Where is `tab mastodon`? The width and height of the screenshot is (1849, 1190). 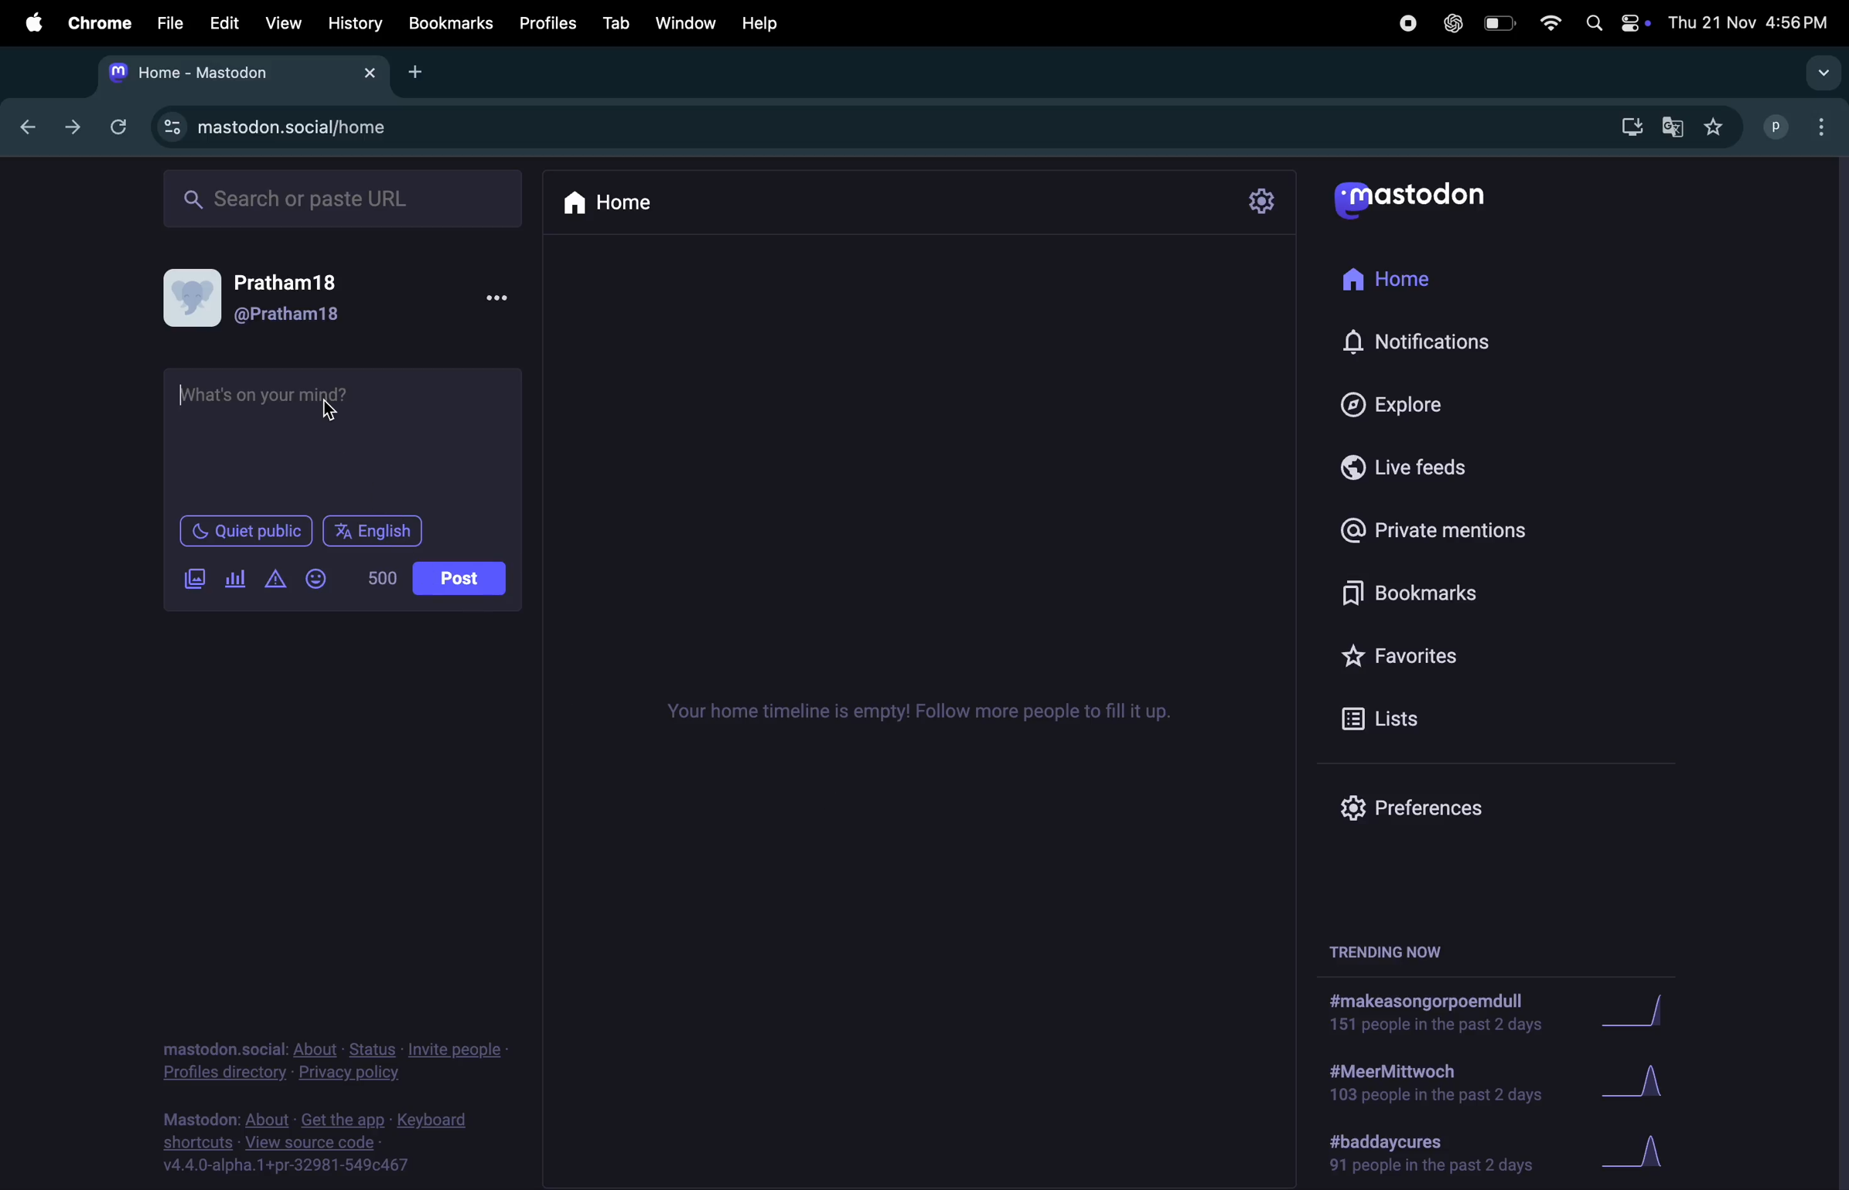
tab mastodon is located at coordinates (242, 73).